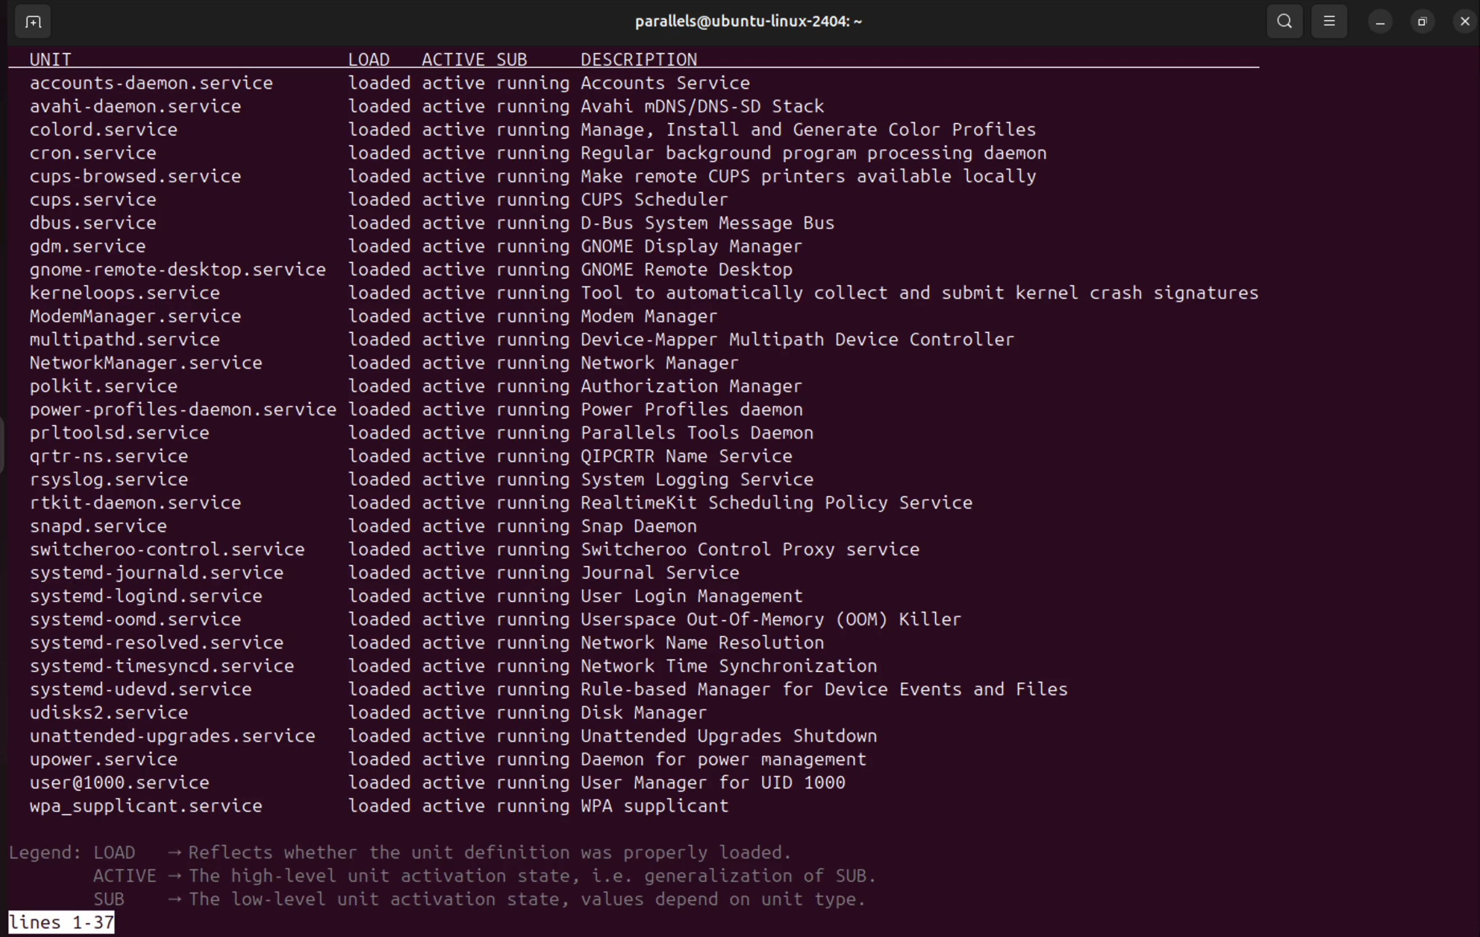 Image resolution: width=1480 pixels, height=937 pixels. I want to click on systemf-logind service, so click(161, 599).